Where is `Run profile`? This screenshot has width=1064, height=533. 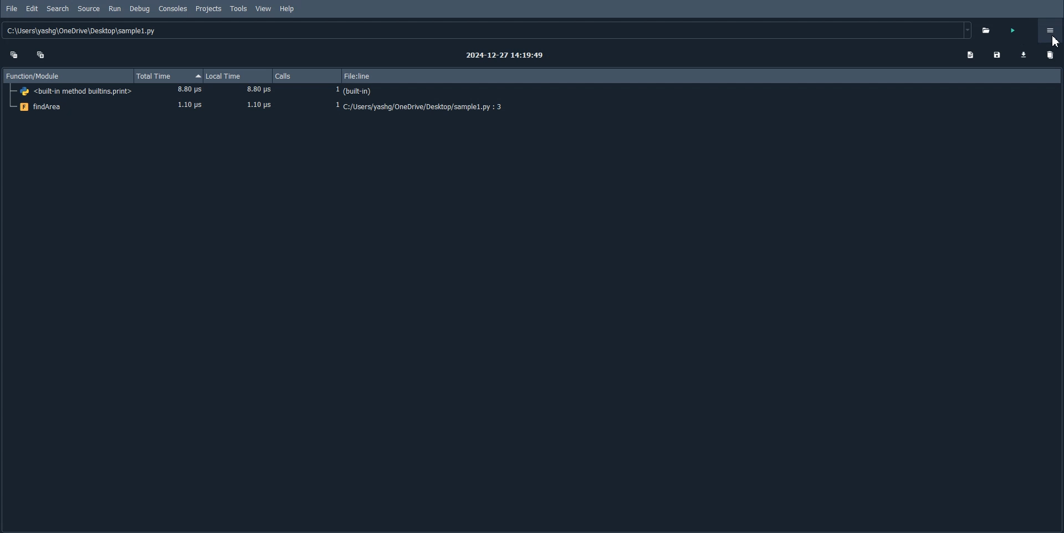
Run profile is located at coordinates (1013, 32).